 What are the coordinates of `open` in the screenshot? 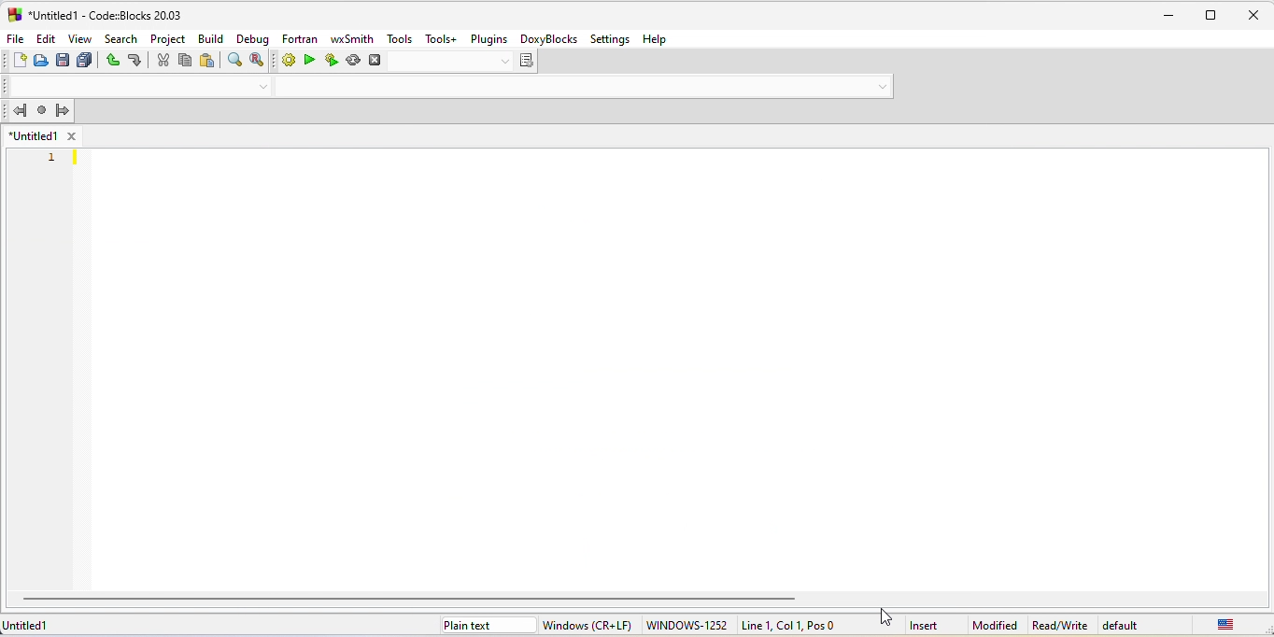 It's located at (40, 61).